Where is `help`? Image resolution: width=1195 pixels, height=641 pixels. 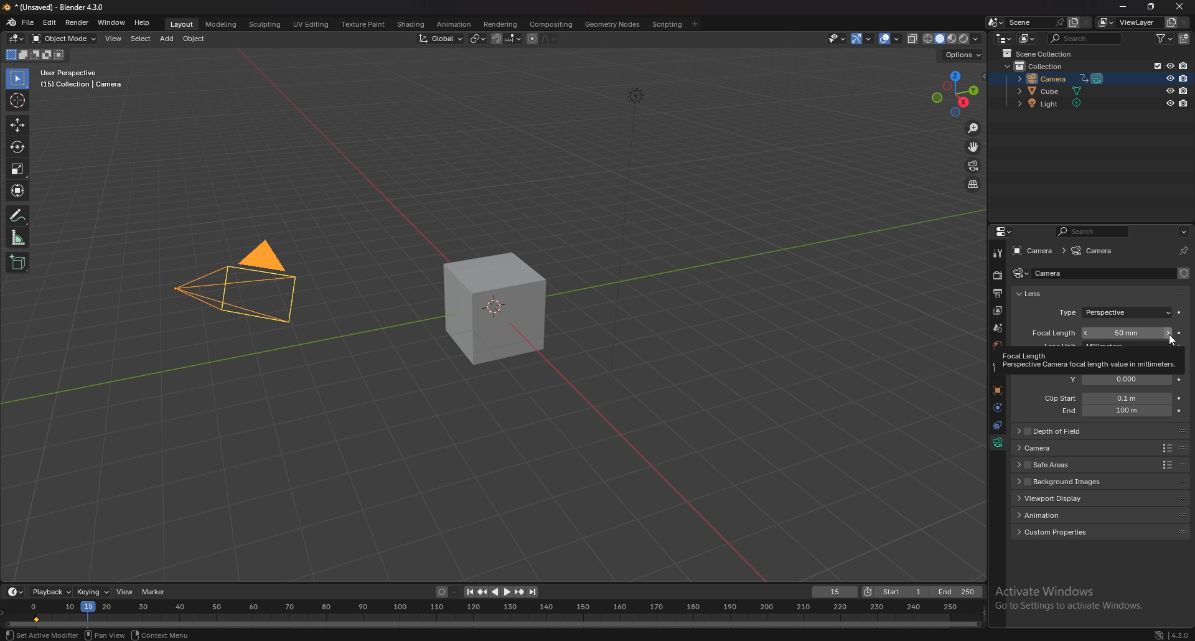
help is located at coordinates (143, 23).